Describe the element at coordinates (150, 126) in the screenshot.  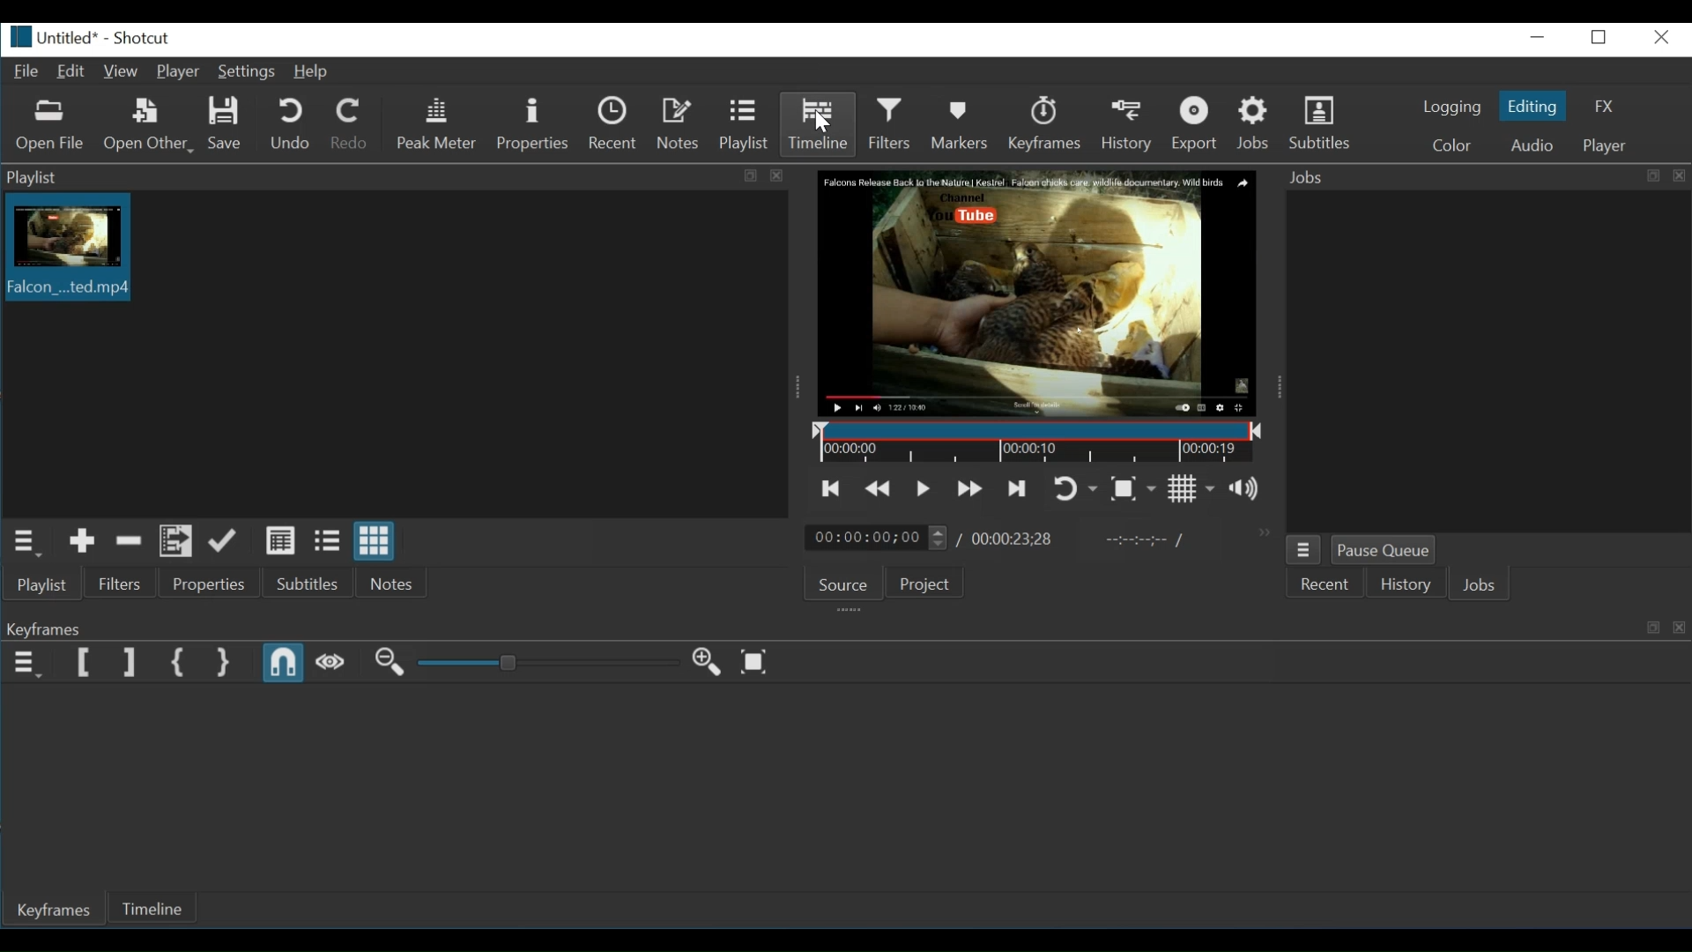
I see `Open Other` at that location.